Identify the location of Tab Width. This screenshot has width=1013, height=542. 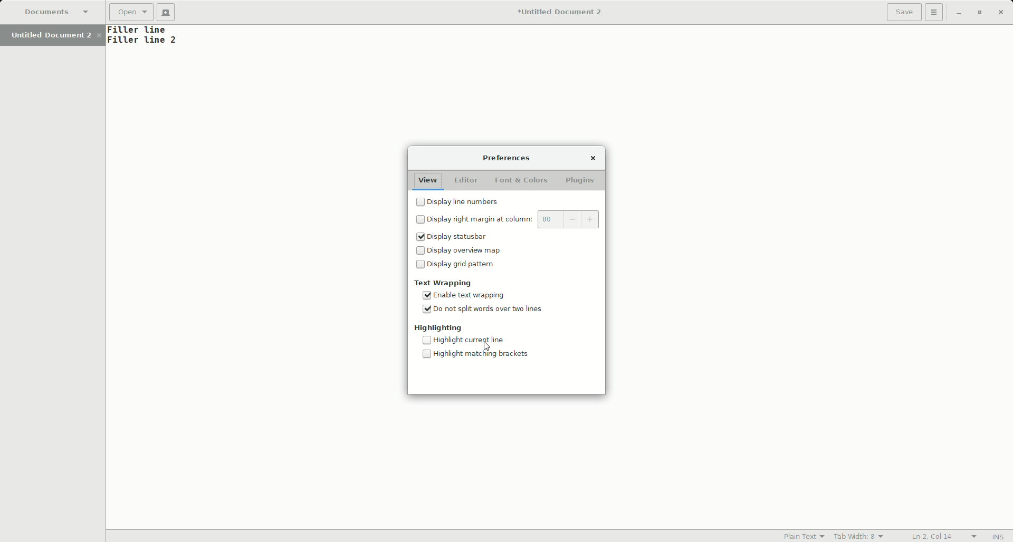
(861, 535).